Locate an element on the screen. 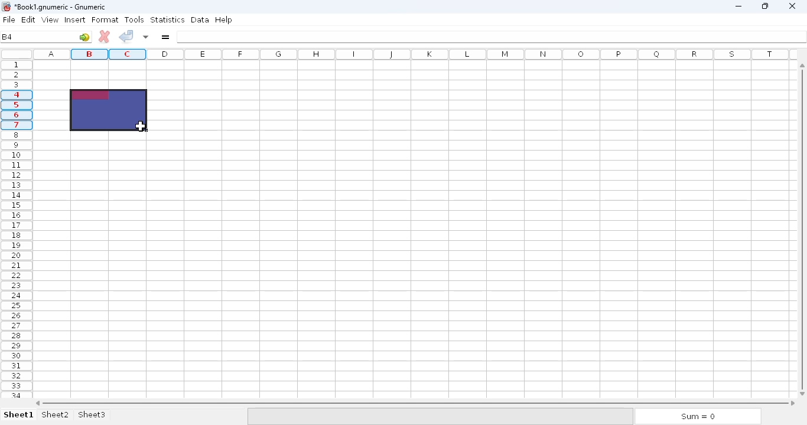 Image resolution: width=807 pixels, height=425 pixels. format is located at coordinates (105, 19).